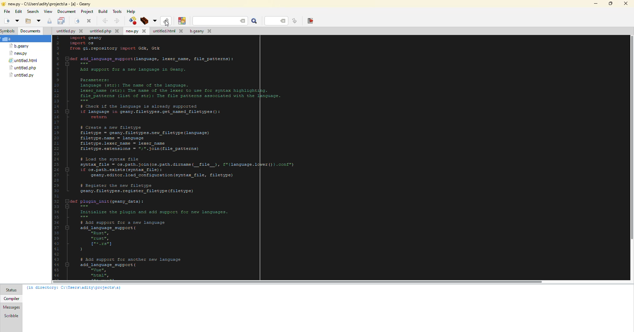  What do you see at coordinates (9, 31) in the screenshot?
I see `symbols` at bounding box center [9, 31].